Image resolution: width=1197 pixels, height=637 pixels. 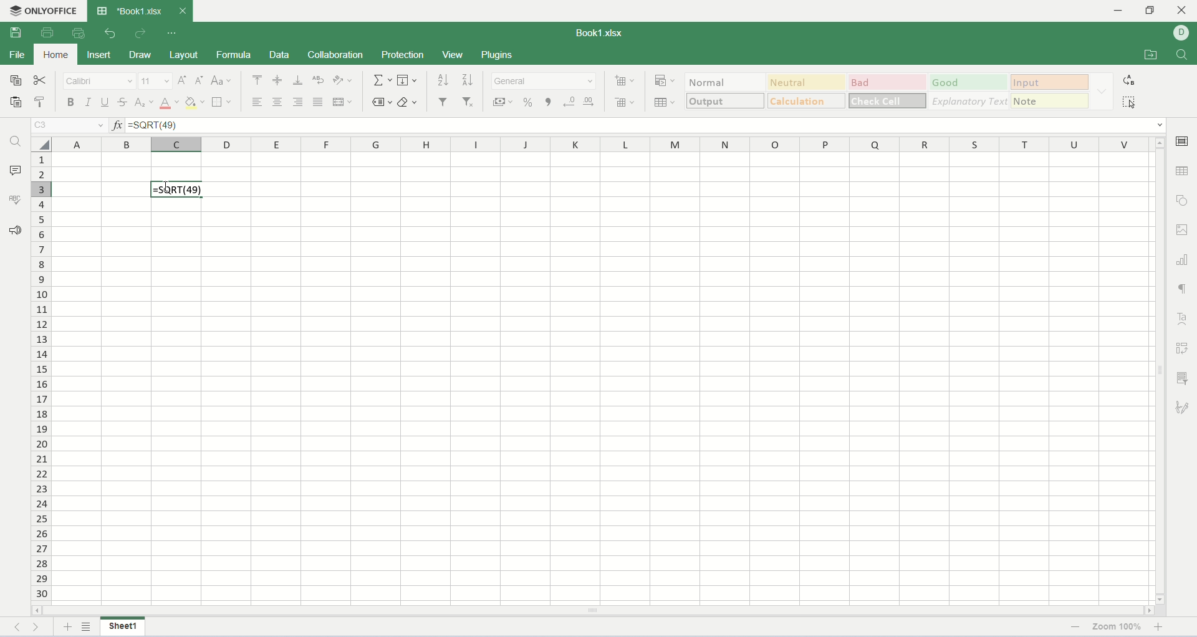 What do you see at coordinates (600, 32) in the screenshot?
I see `Book1.xlsx` at bounding box center [600, 32].